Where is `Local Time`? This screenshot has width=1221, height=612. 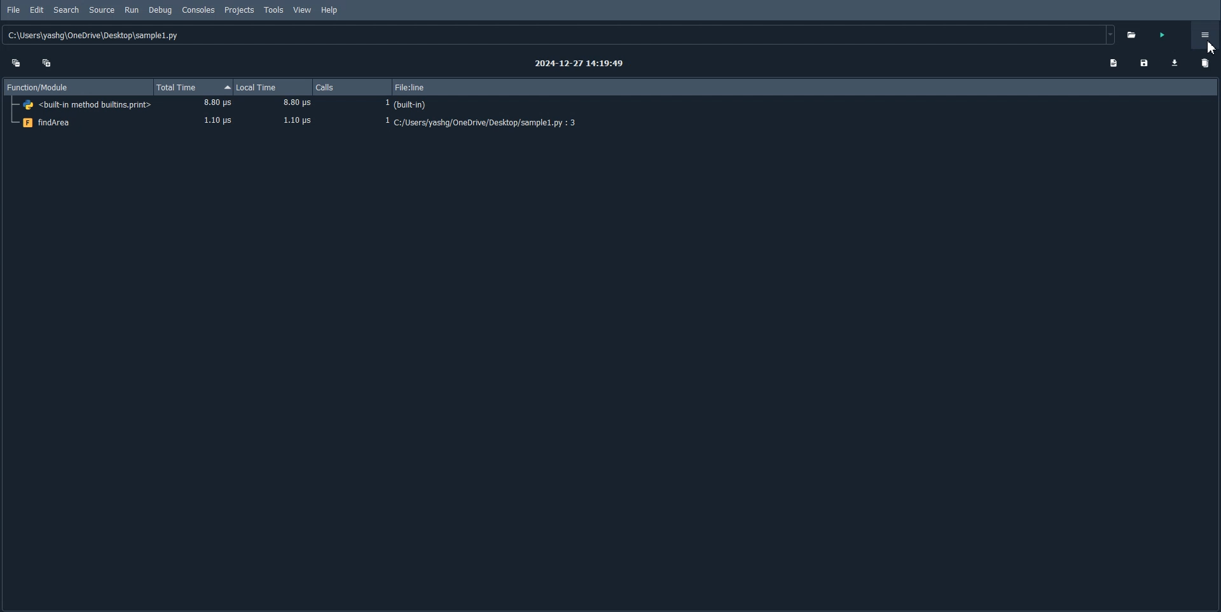 Local Time is located at coordinates (273, 87).